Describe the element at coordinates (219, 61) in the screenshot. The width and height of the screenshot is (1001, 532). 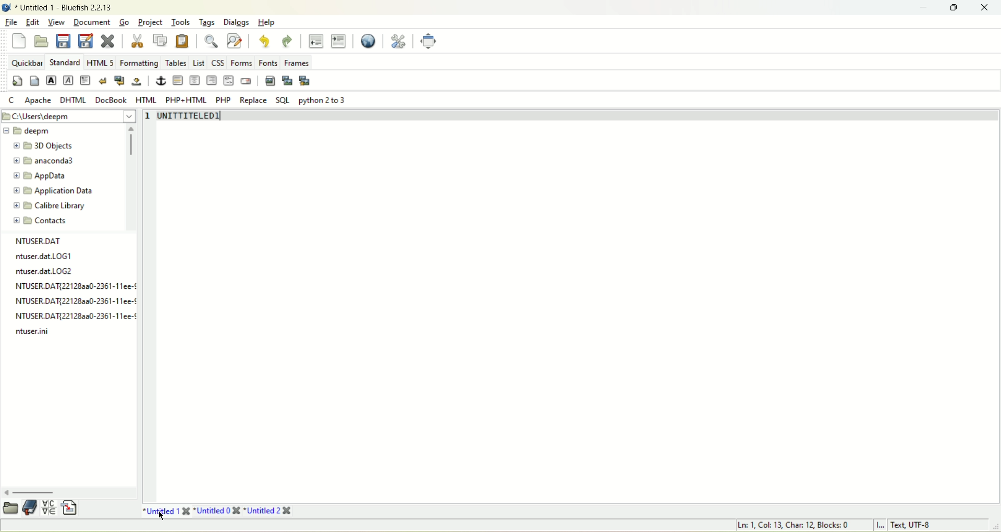
I see `CSS` at that location.